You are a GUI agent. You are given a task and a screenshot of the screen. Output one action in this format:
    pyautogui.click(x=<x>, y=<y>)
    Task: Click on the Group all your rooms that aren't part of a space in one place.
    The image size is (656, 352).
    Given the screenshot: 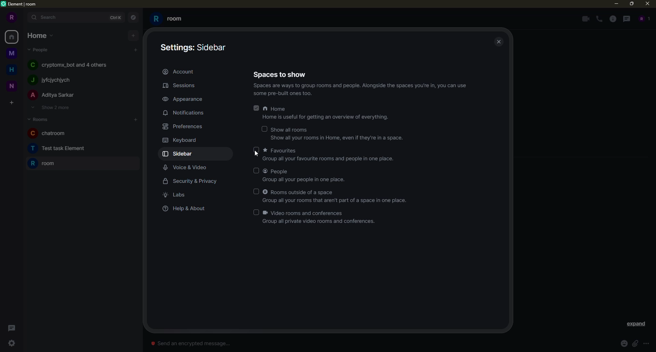 What is the action you would take?
    pyautogui.click(x=339, y=200)
    